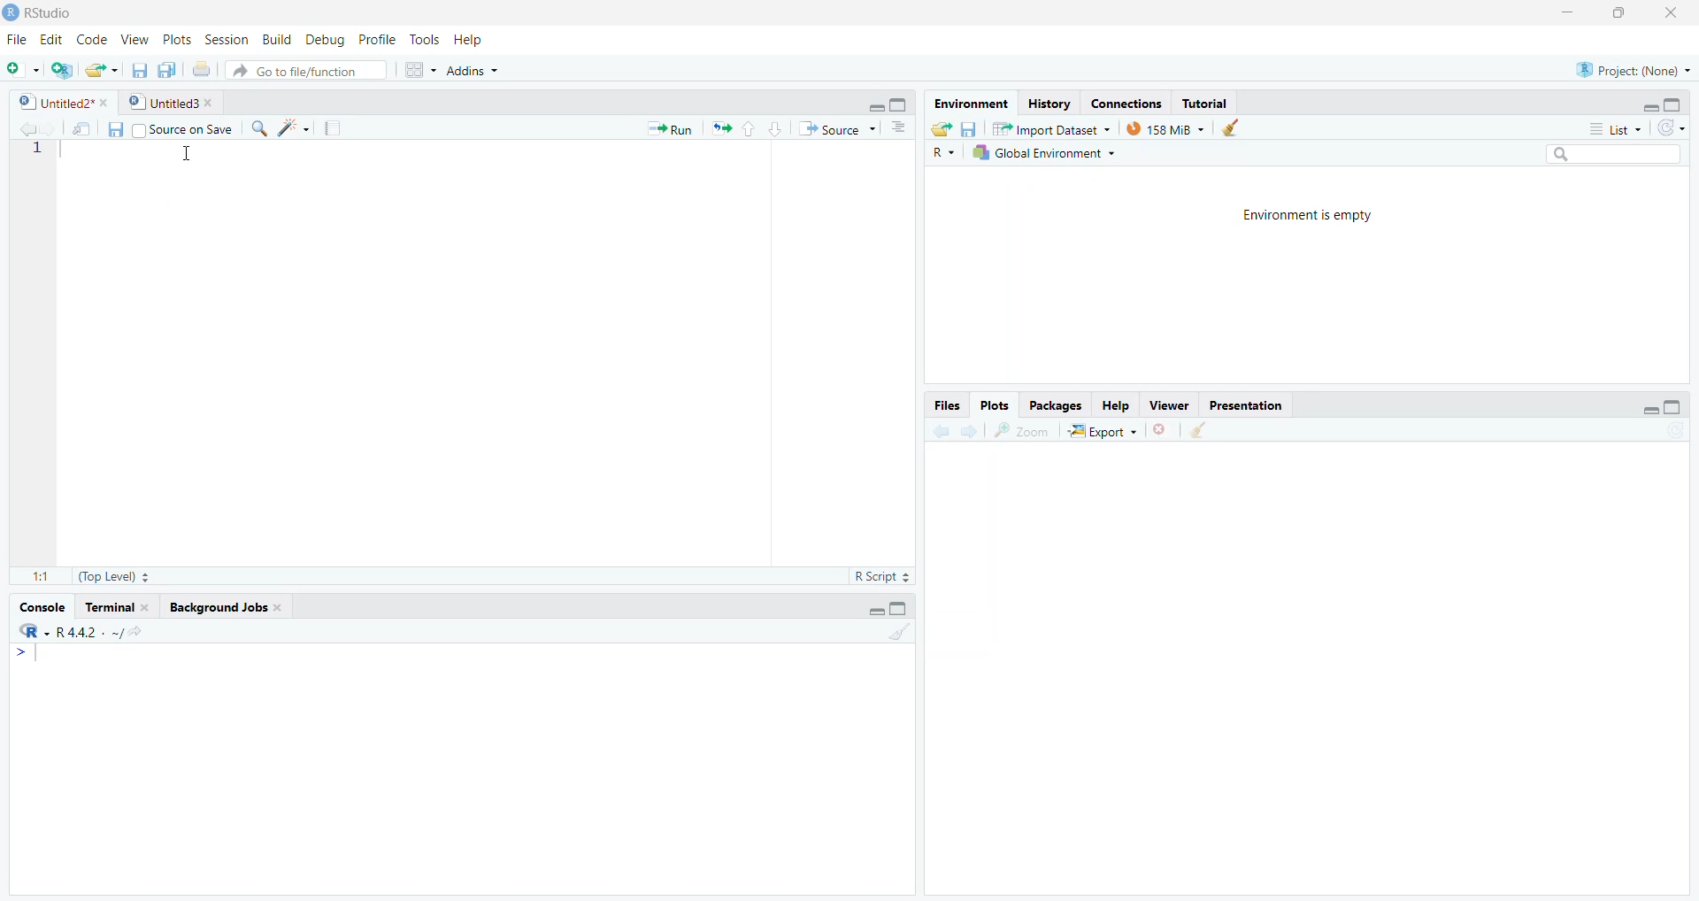  What do you see at coordinates (77, 127) in the screenshot?
I see `Show in new window` at bounding box center [77, 127].